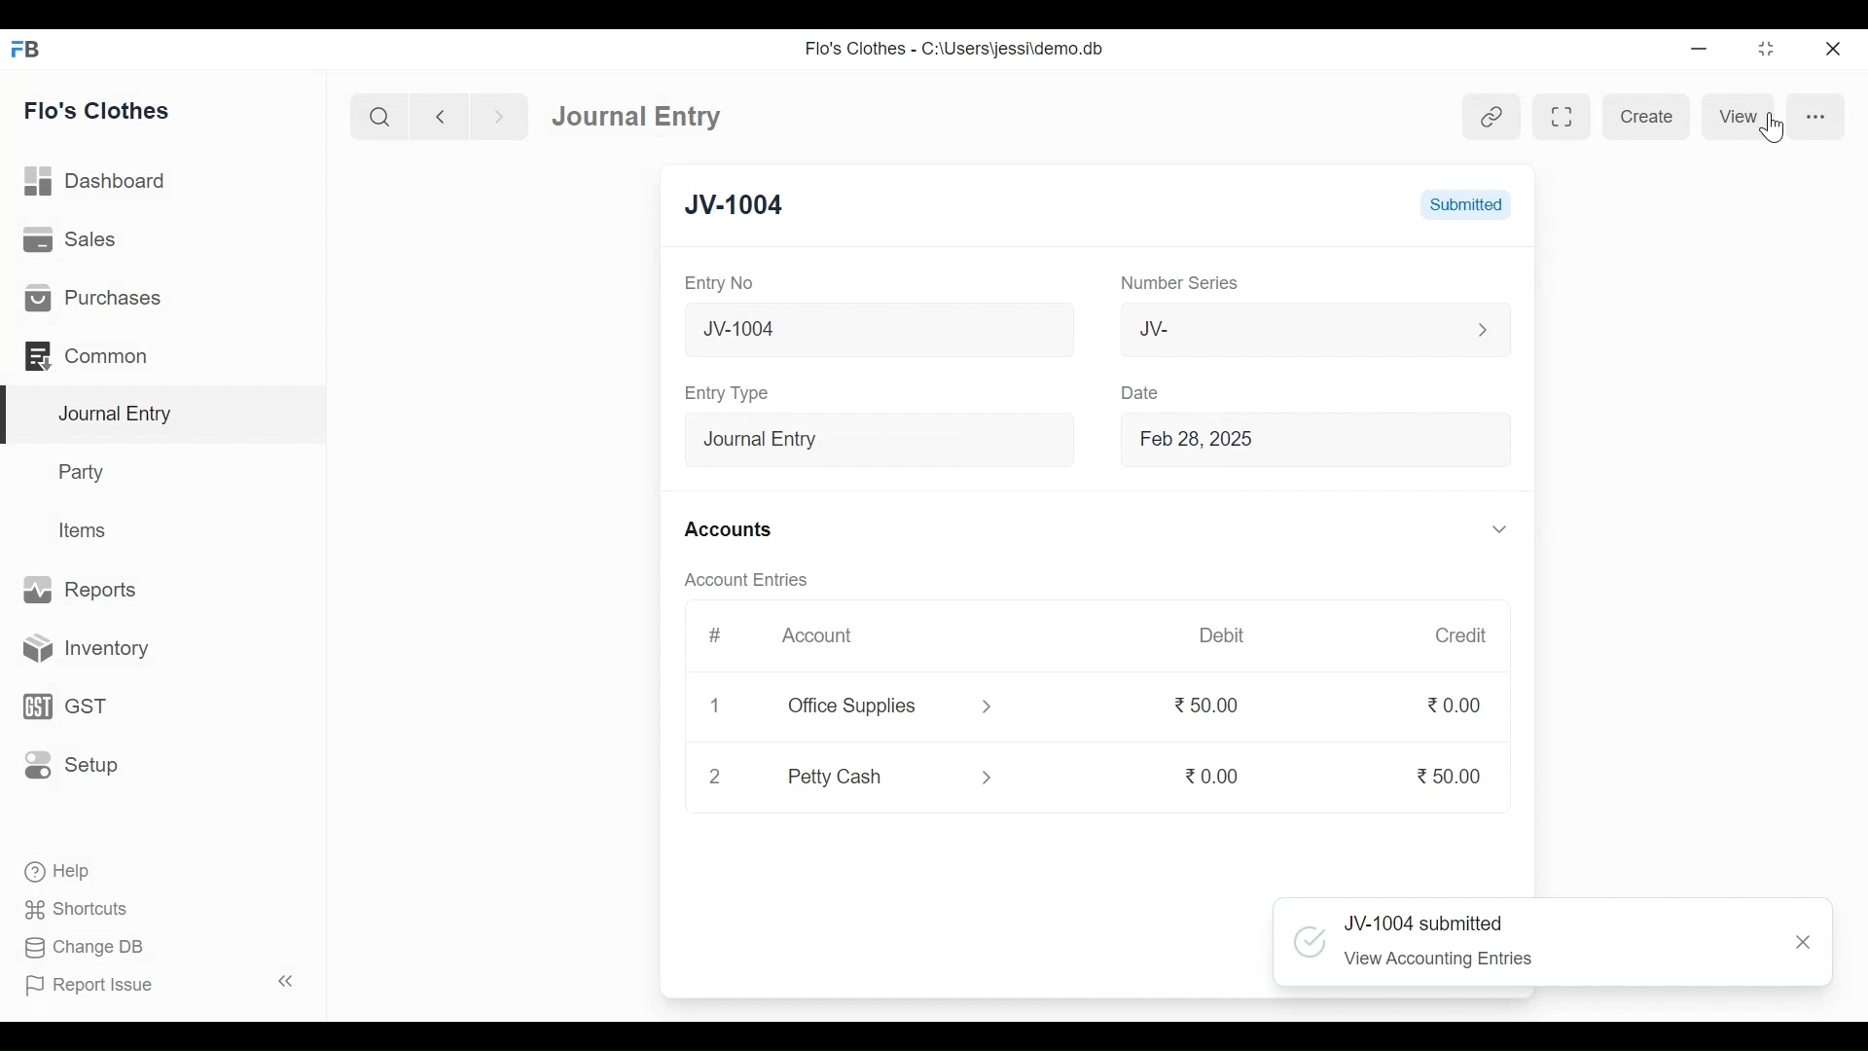 This screenshot has height=1051, width=1868. Describe the element at coordinates (86, 530) in the screenshot. I see `Items` at that location.